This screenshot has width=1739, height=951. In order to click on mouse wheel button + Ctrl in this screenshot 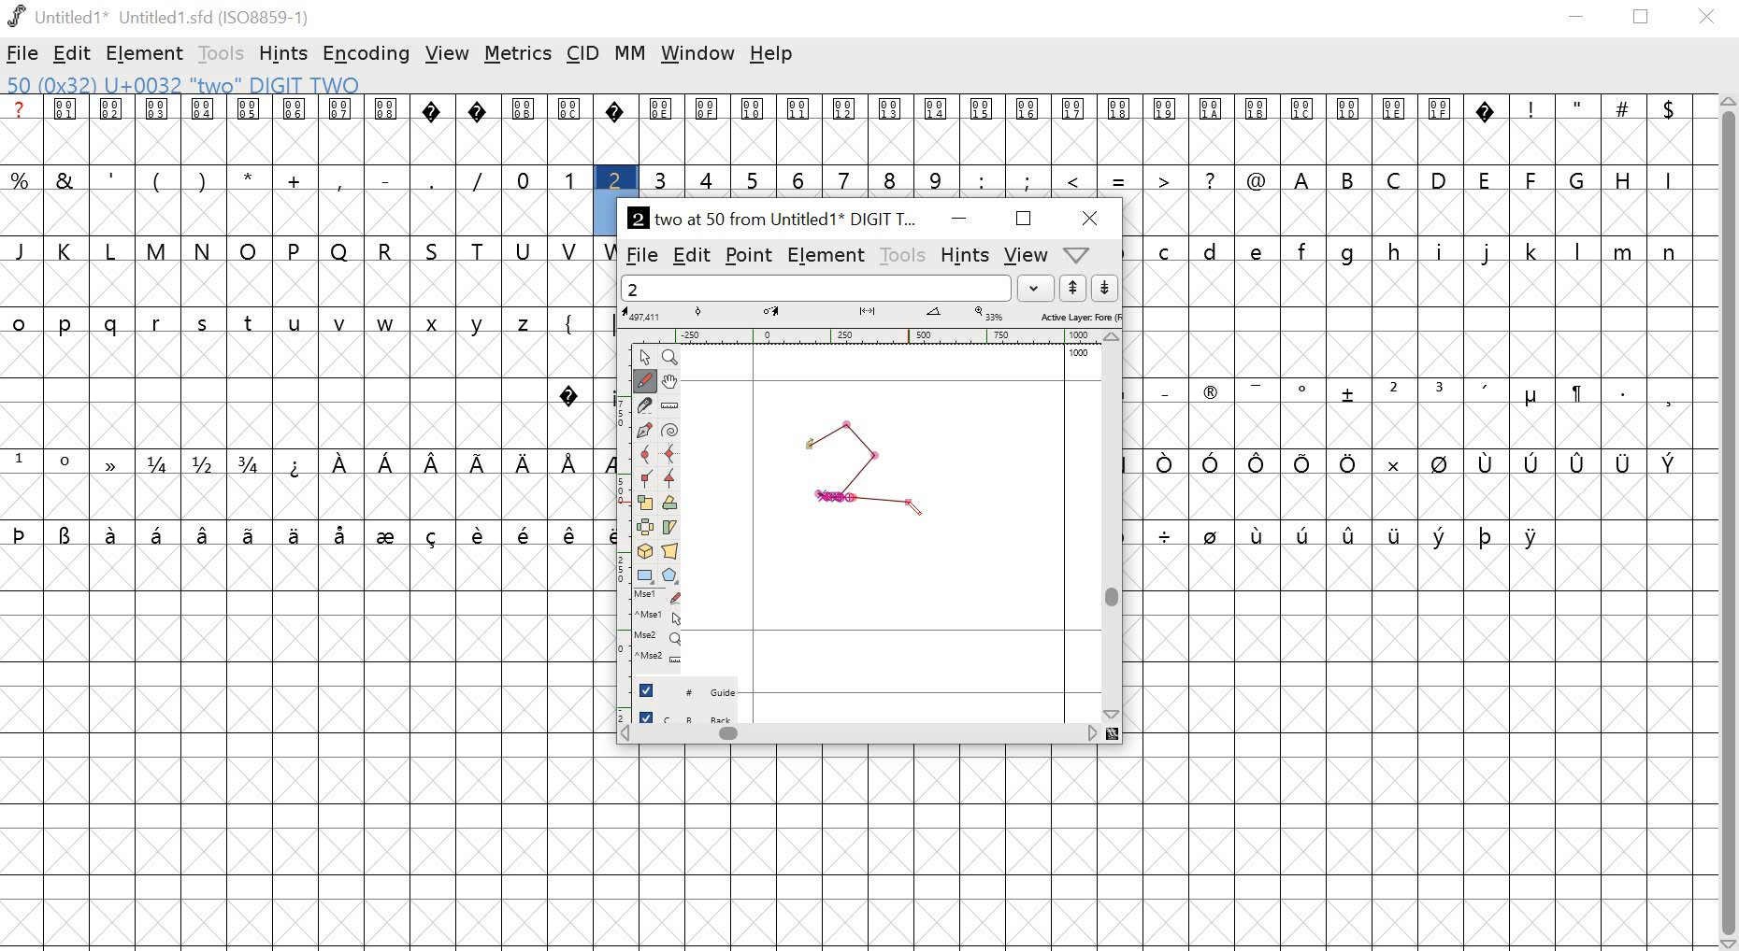, I will do `click(660, 661)`.